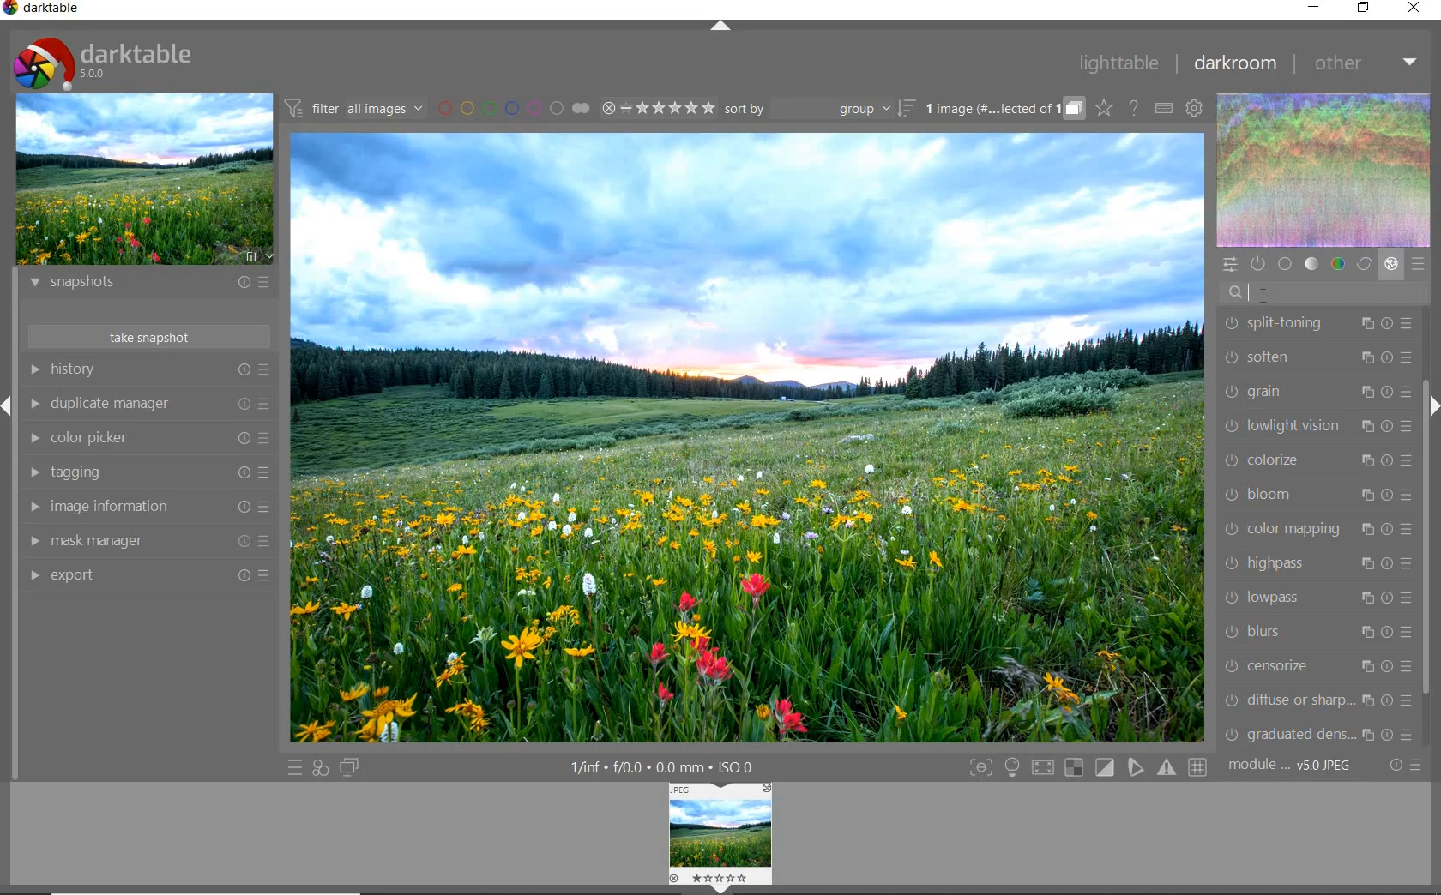 The width and height of the screenshot is (1441, 895). Describe the element at coordinates (147, 336) in the screenshot. I see `take snapshots` at that location.